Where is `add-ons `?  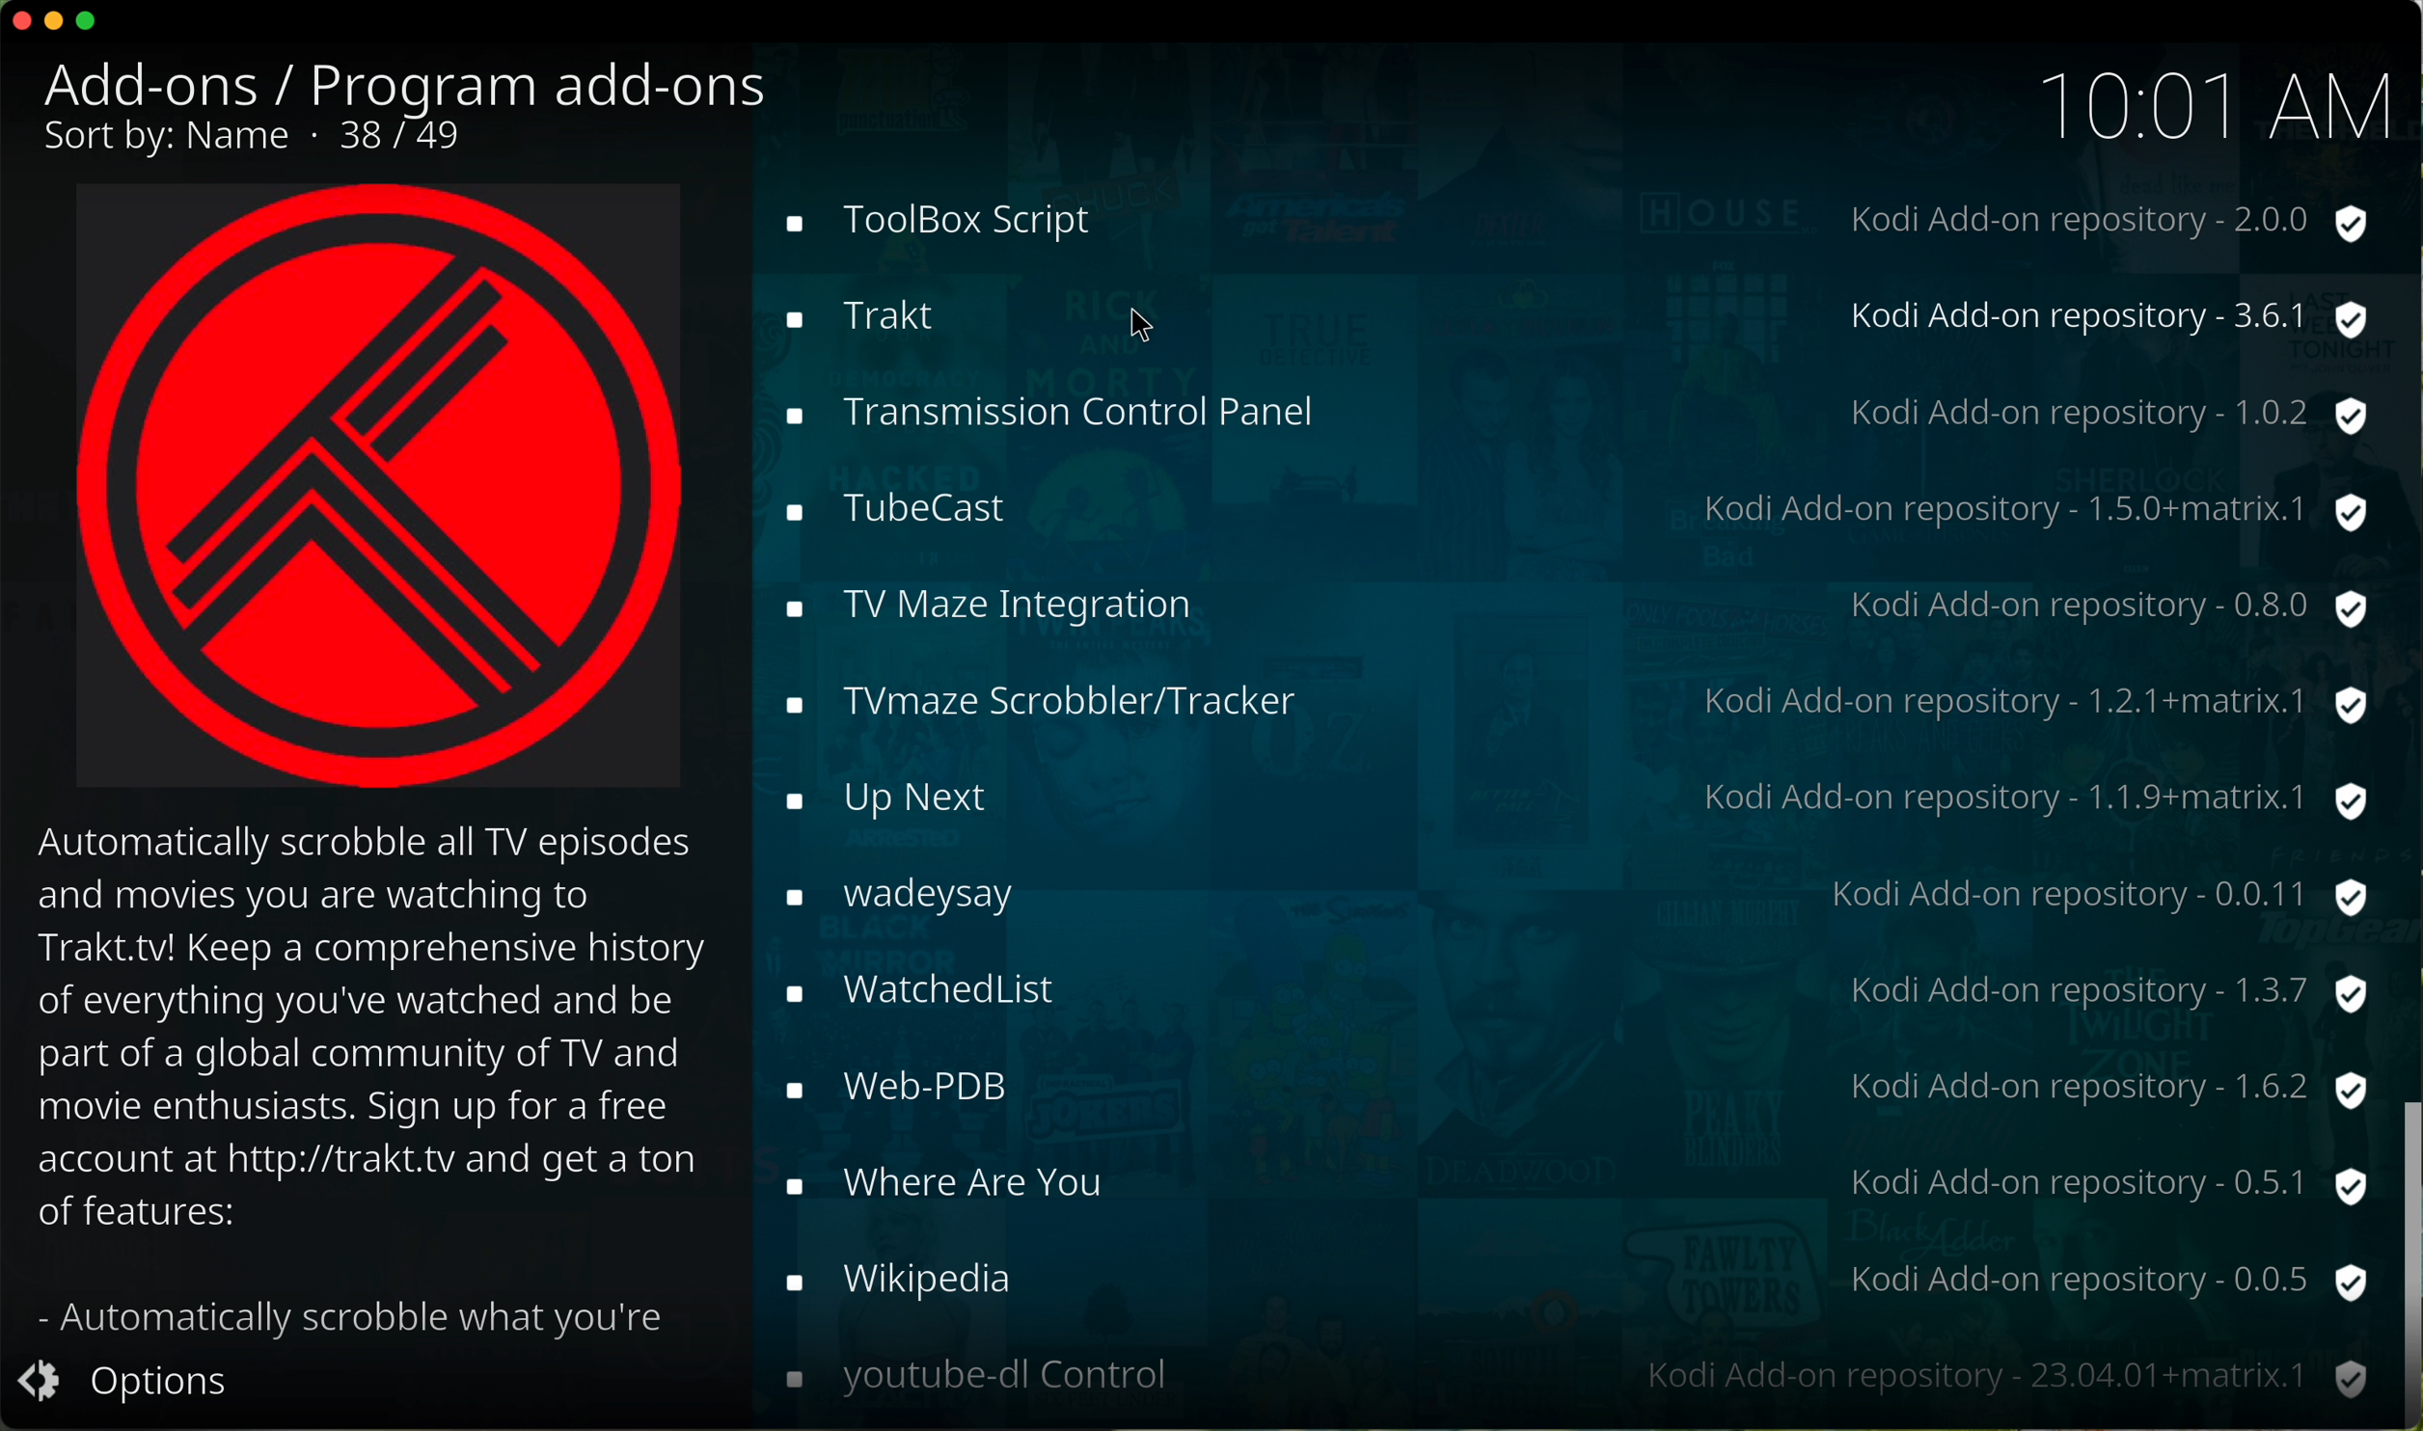
add-ons  is located at coordinates (174, 85).